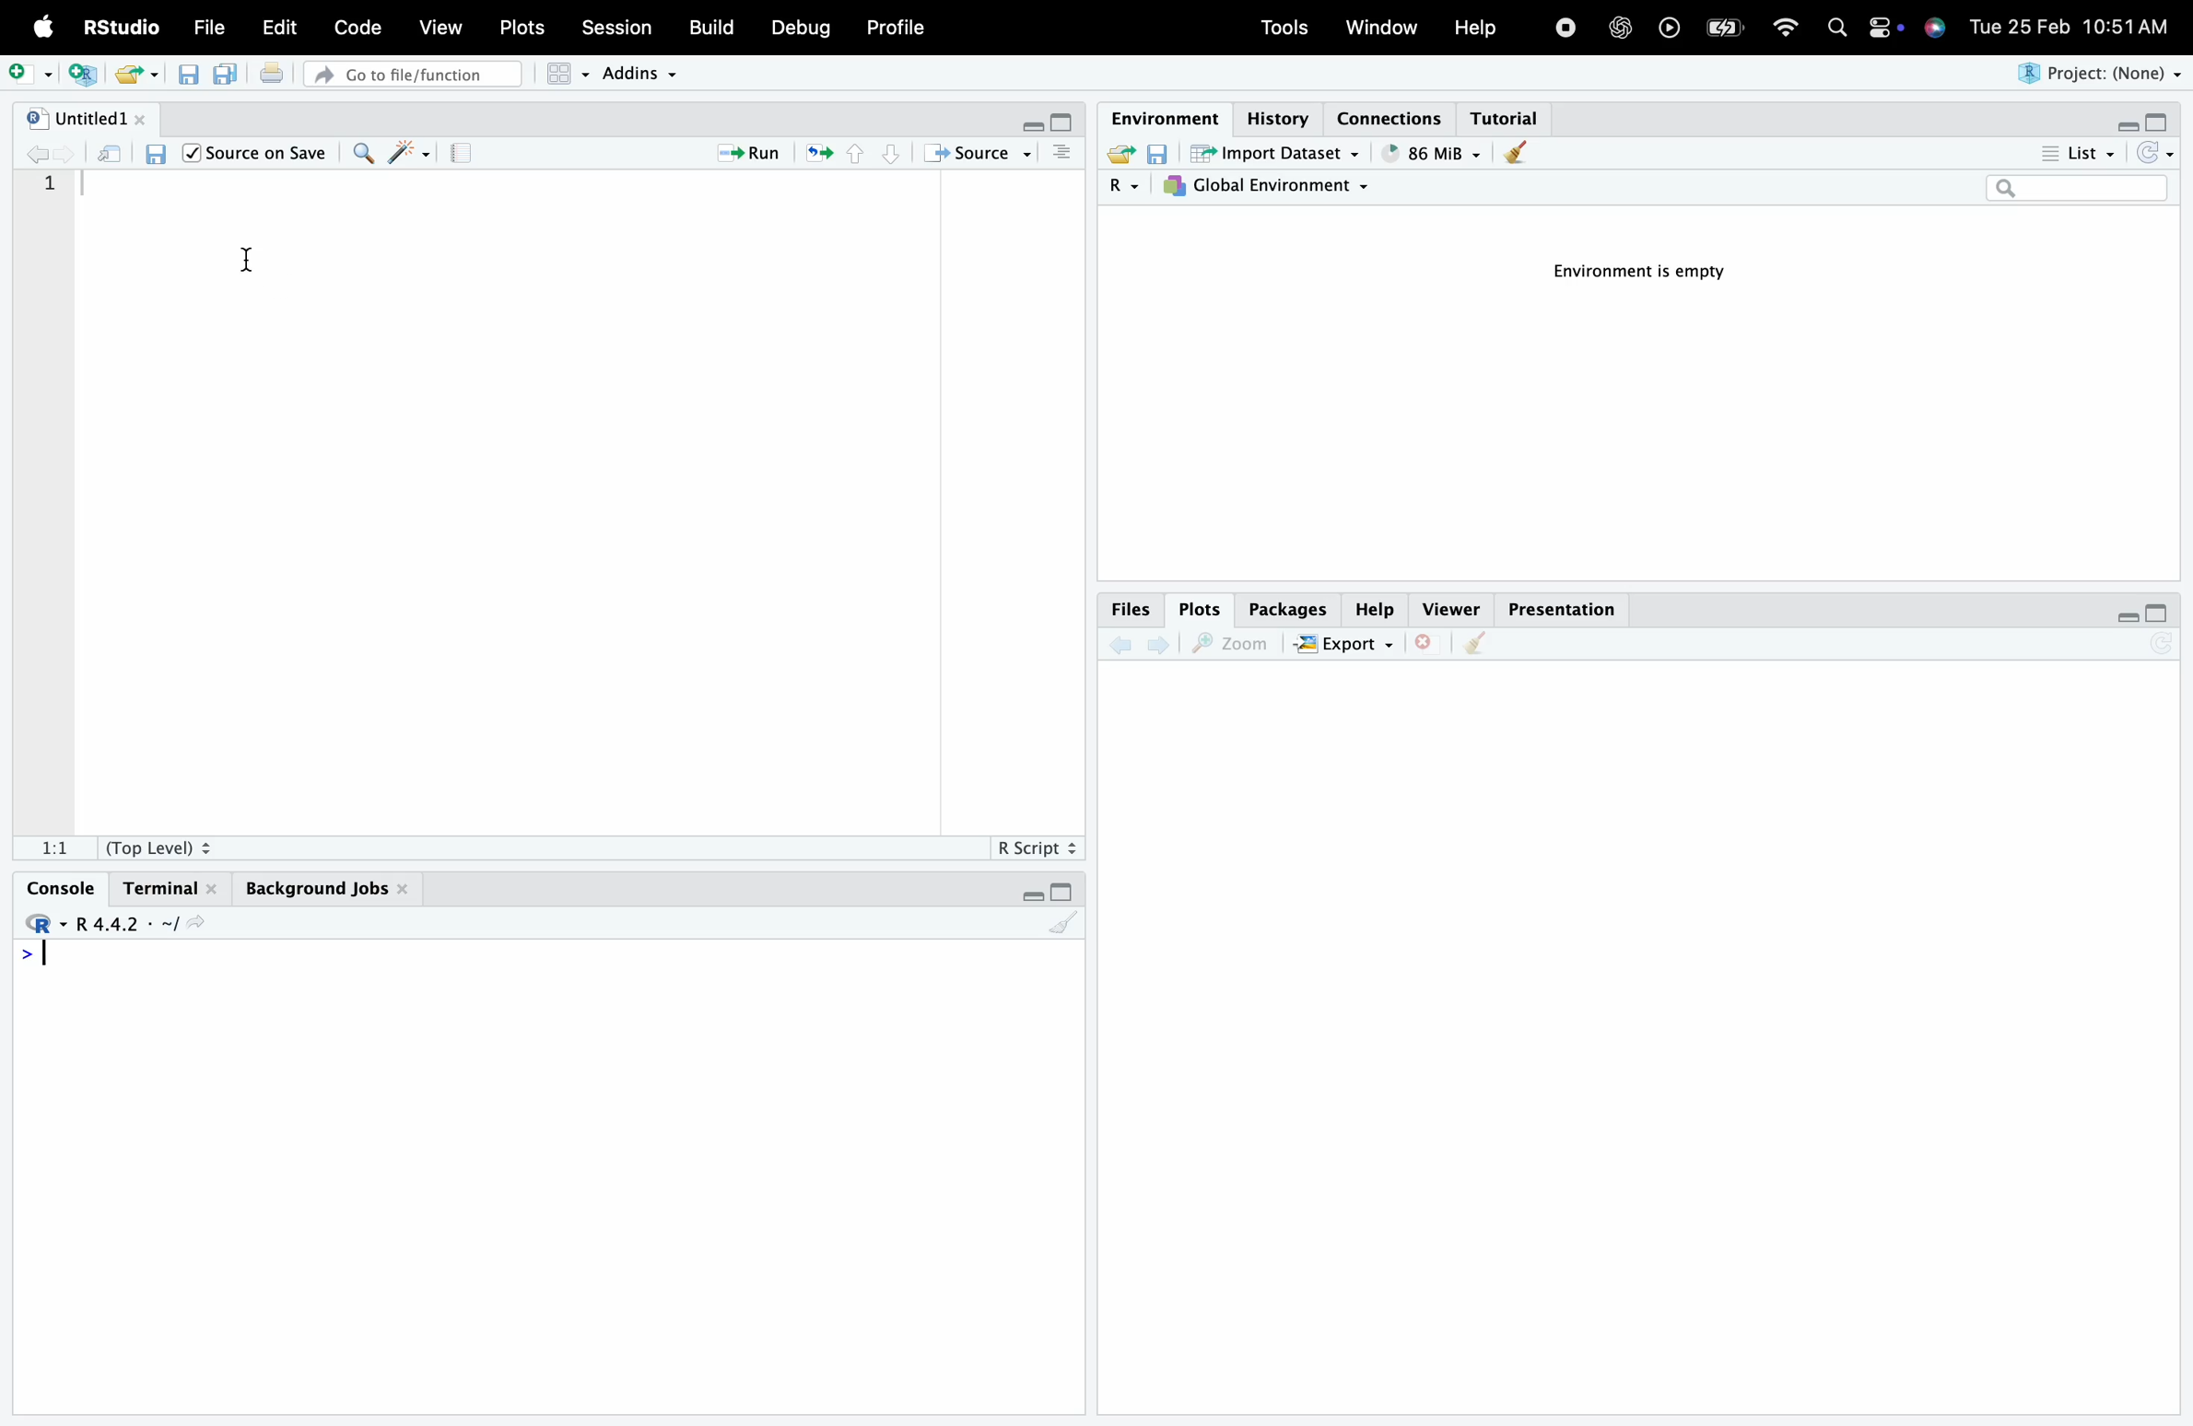 This screenshot has width=2193, height=1426. Describe the element at coordinates (61, 881) in the screenshot. I see `Console` at that location.